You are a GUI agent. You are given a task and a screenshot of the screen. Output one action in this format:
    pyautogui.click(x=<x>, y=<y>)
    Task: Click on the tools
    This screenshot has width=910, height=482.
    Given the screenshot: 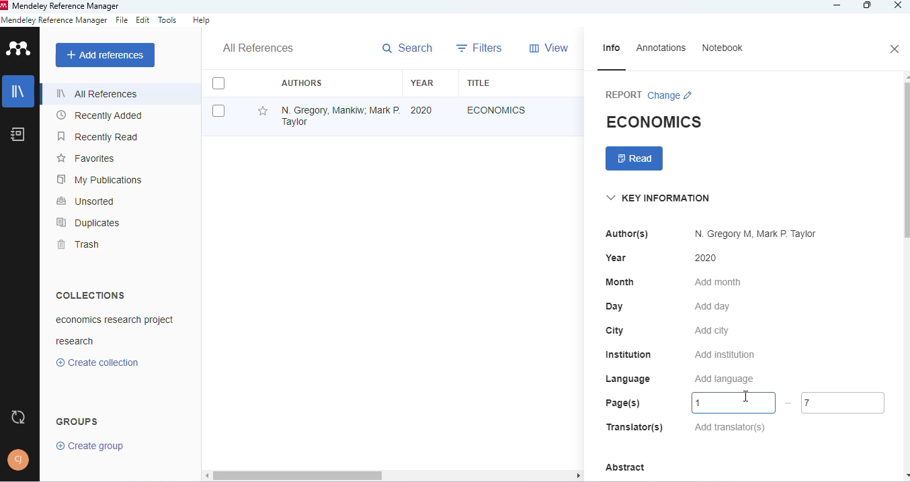 What is the action you would take?
    pyautogui.click(x=168, y=20)
    